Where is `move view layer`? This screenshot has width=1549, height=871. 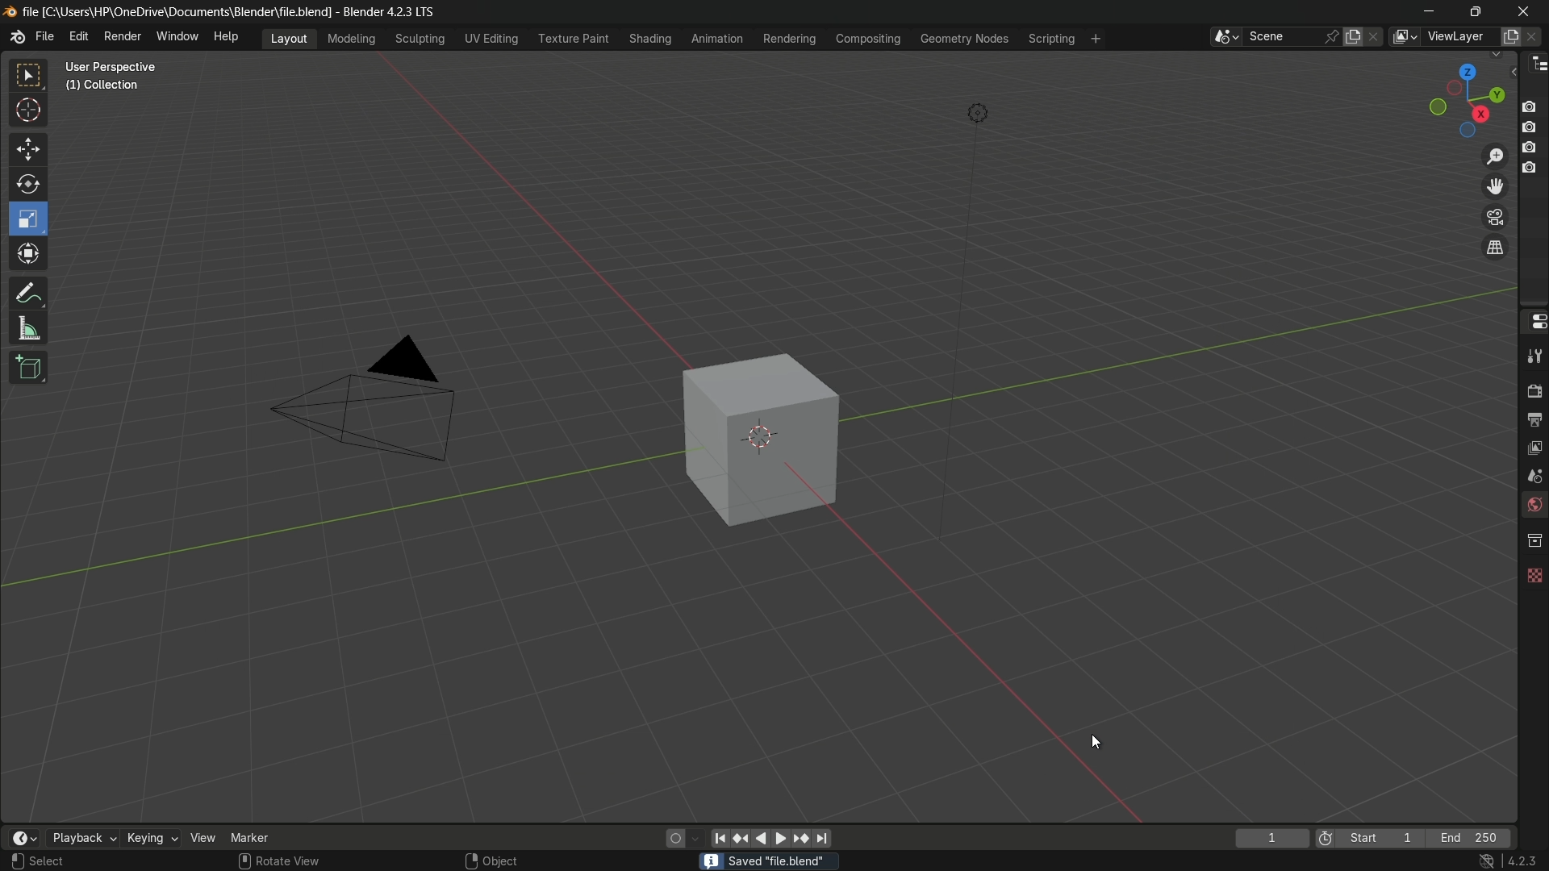 move view layer is located at coordinates (1494, 185).